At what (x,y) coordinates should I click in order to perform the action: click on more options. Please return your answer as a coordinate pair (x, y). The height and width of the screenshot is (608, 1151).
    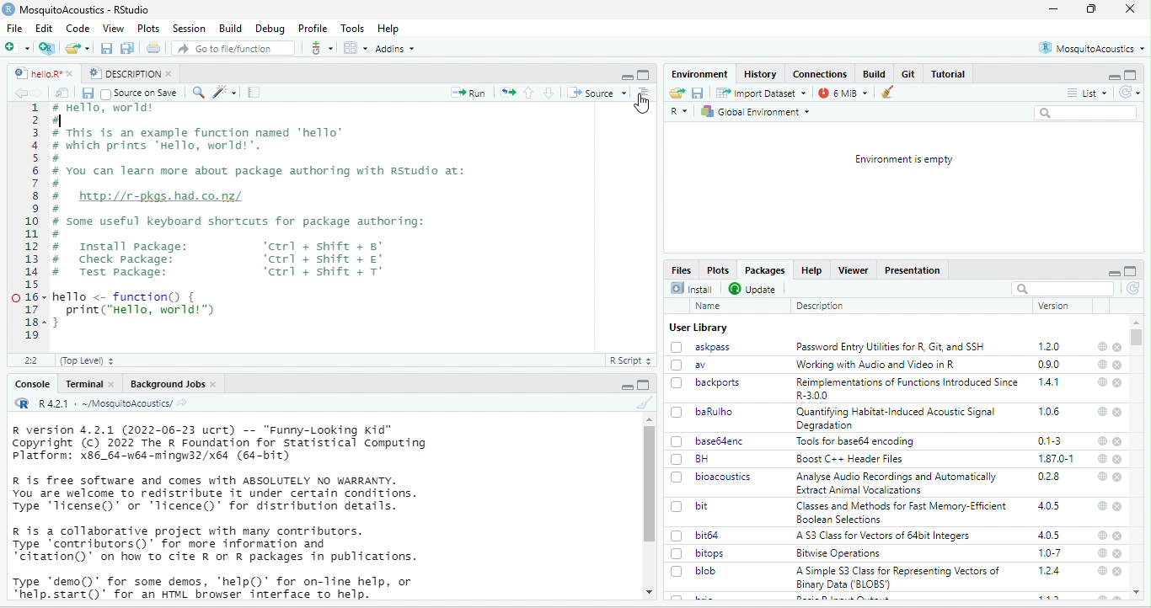
    Looking at the image, I should click on (321, 47).